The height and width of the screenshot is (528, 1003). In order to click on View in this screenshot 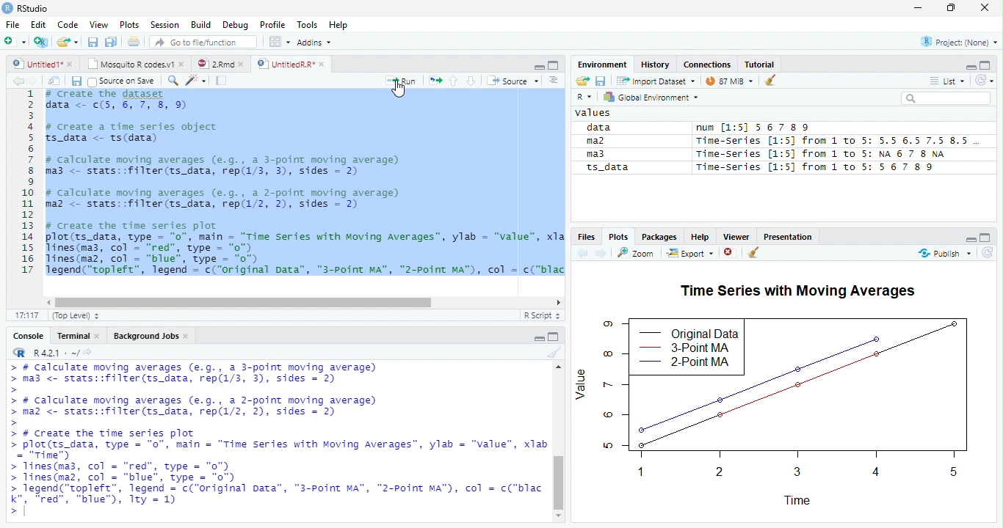, I will do `click(98, 24)`.